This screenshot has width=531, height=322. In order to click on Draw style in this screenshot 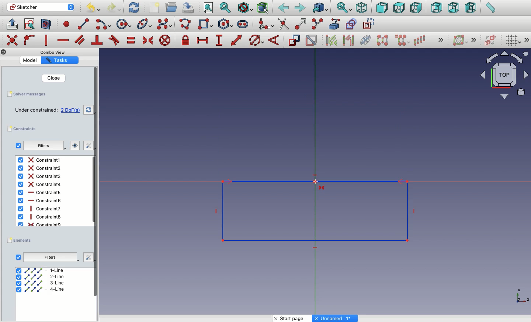, I will do `click(245, 8)`.